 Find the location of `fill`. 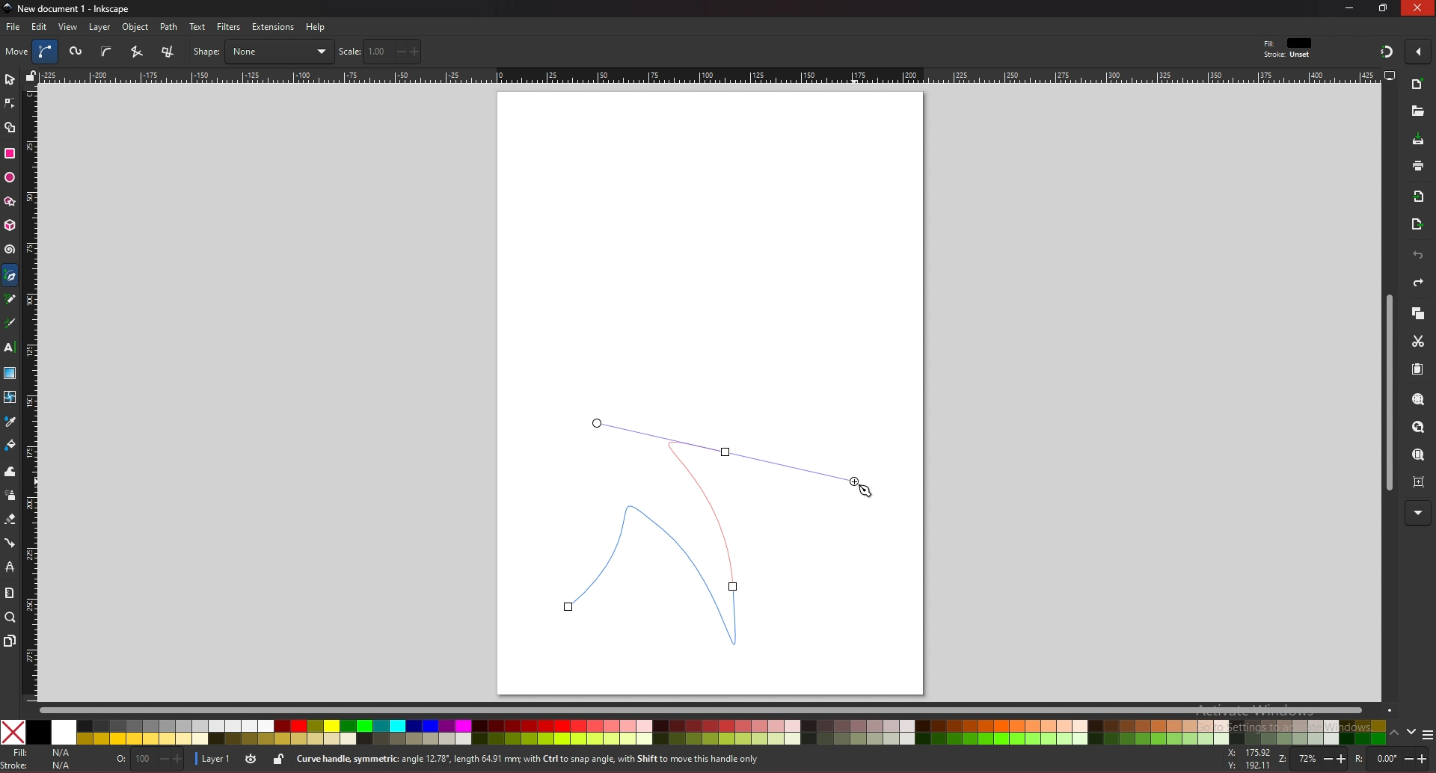

fill is located at coordinates (40, 753).